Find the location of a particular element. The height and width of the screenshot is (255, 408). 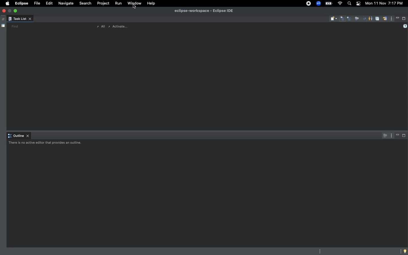

Help is located at coordinates (151, 3).